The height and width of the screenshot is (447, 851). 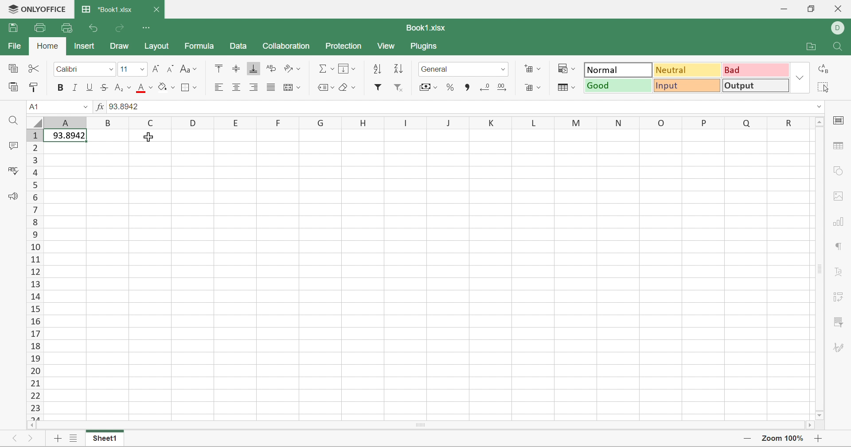 I want to click on Input, so click(x=687, y=87).